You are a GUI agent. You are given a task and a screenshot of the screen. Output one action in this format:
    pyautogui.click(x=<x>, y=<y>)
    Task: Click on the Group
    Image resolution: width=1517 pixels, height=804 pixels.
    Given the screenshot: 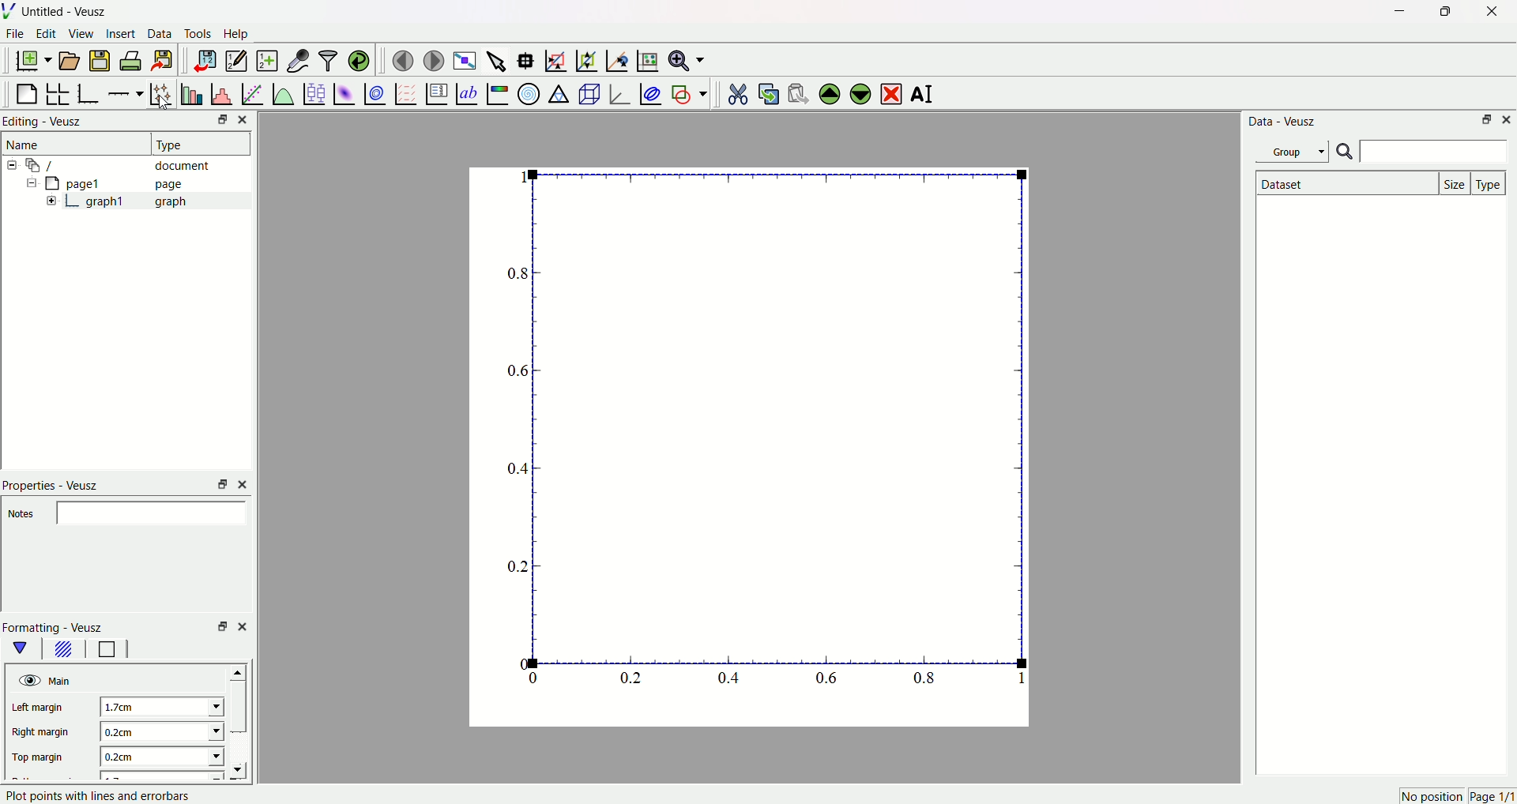 What is the action you would take?
    pyautogui.click(x=1295, y=151)
    